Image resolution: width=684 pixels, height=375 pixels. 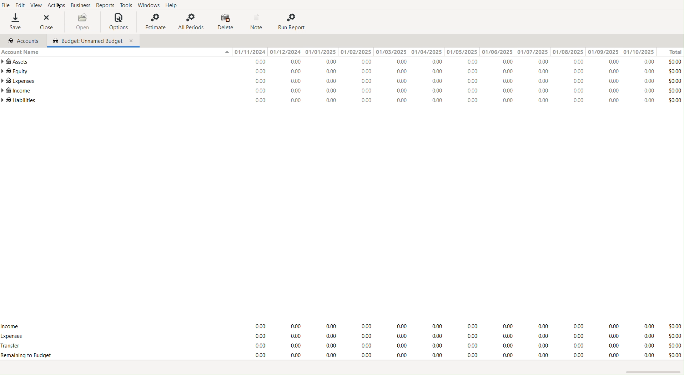 I want to click on Equity, so click(x=15, y=71).